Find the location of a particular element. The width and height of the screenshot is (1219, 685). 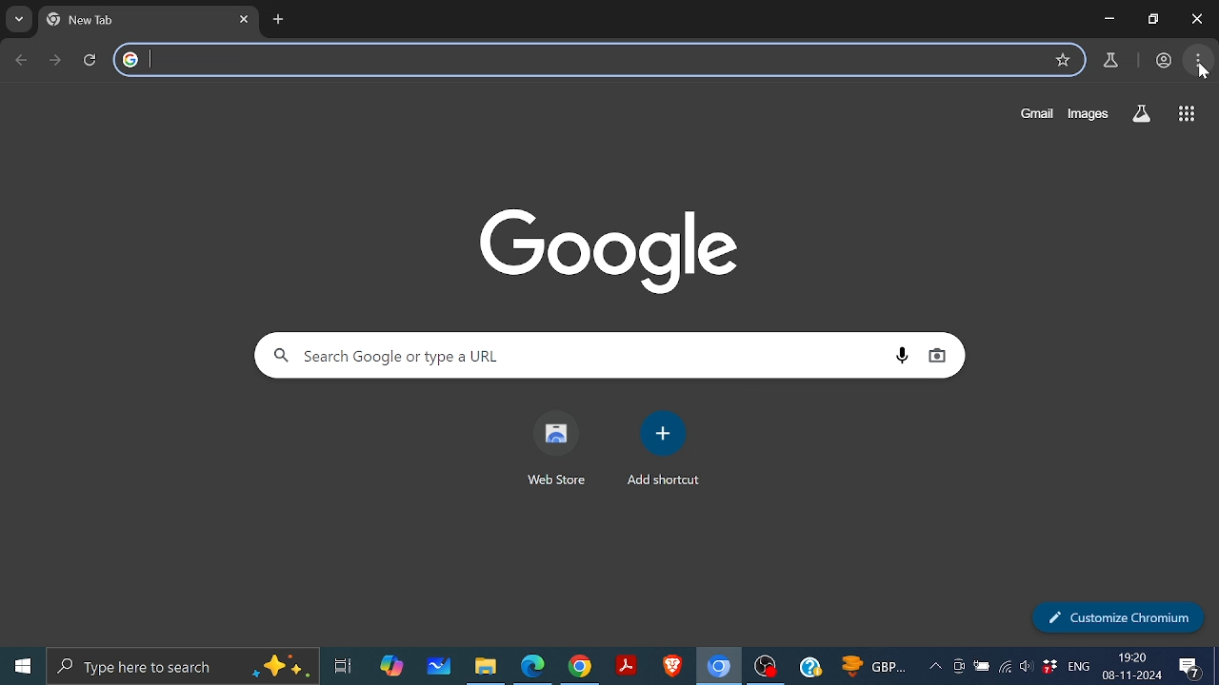

google logo is located at coordinates (135, 60).